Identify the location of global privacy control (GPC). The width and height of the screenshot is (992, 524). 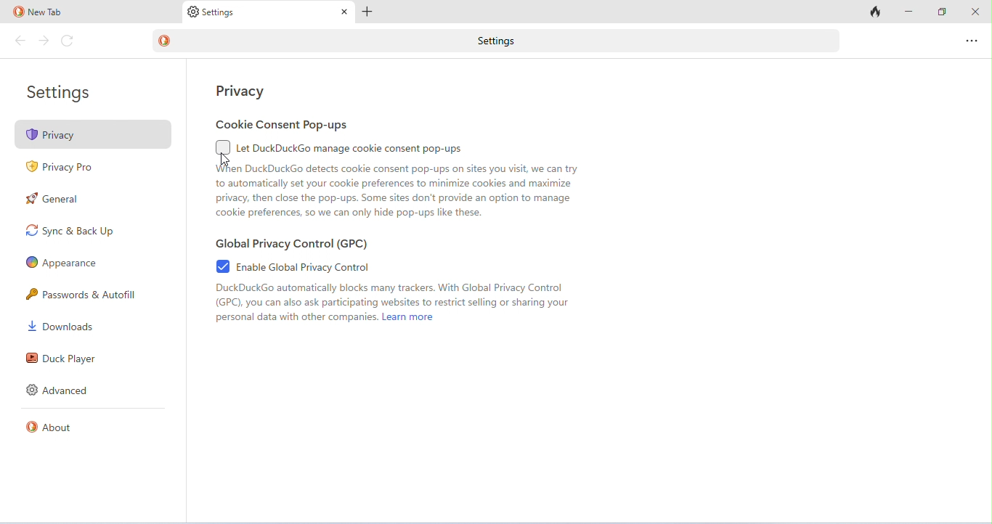
(291, 244).